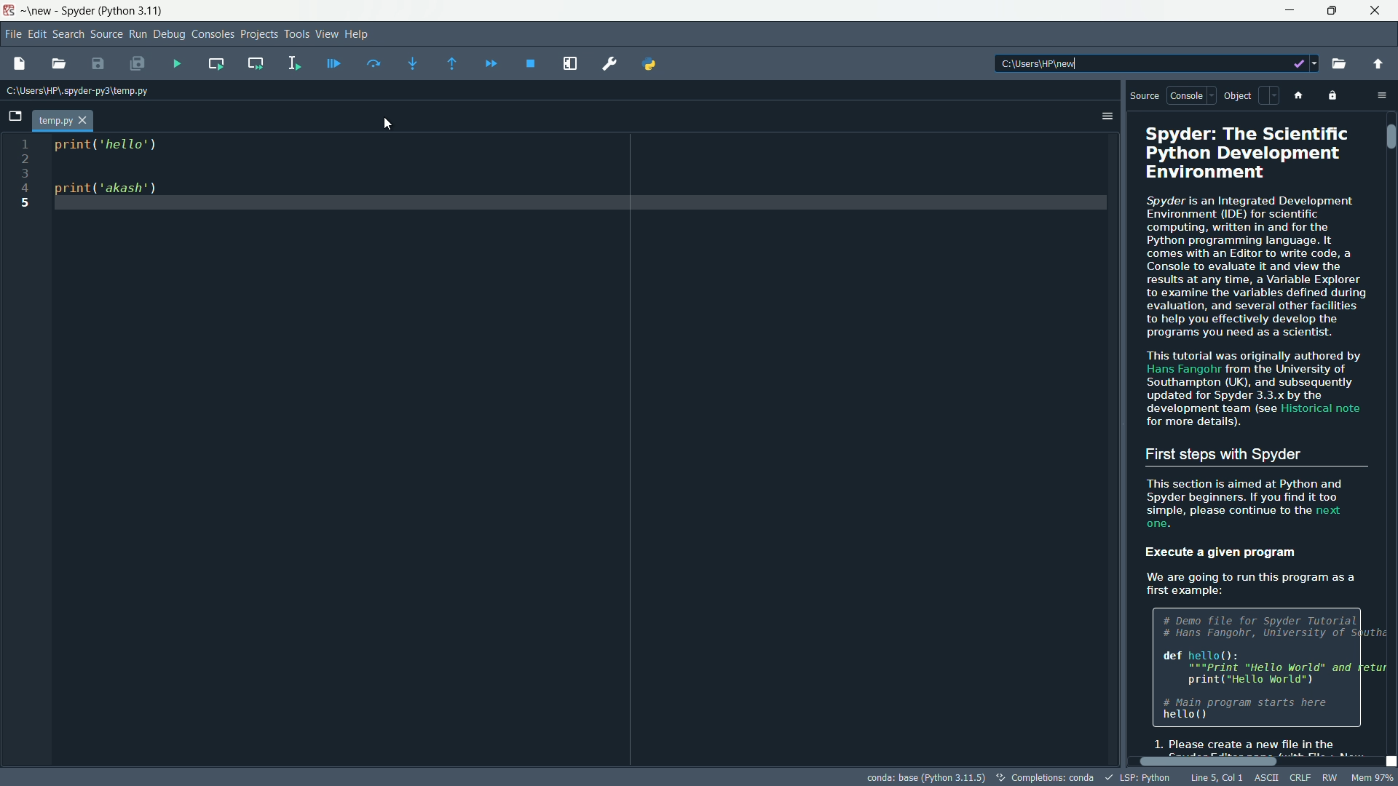 The width and height of the screenshot is (1398, 786). Describe the element at coordinates (1373, 777) in the screenshot. I see `mem 97%` at that location.